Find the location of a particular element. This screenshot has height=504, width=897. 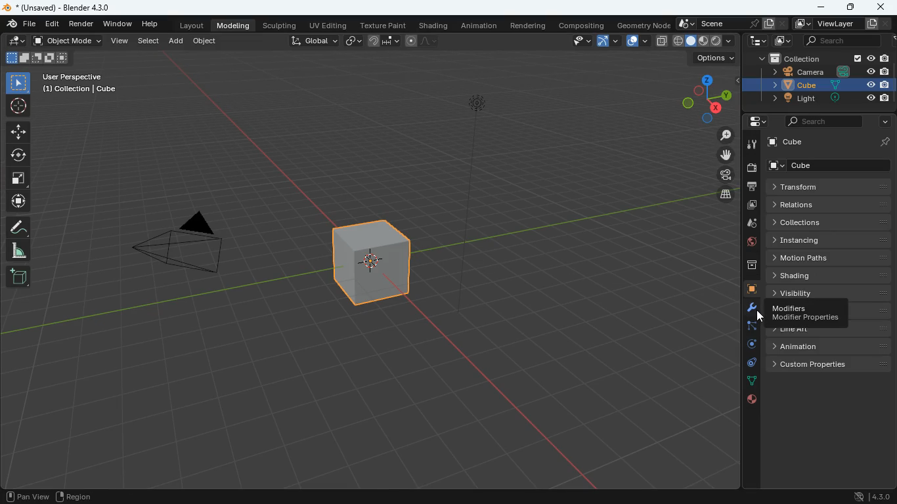

edit is located at coordinates (16, 40).